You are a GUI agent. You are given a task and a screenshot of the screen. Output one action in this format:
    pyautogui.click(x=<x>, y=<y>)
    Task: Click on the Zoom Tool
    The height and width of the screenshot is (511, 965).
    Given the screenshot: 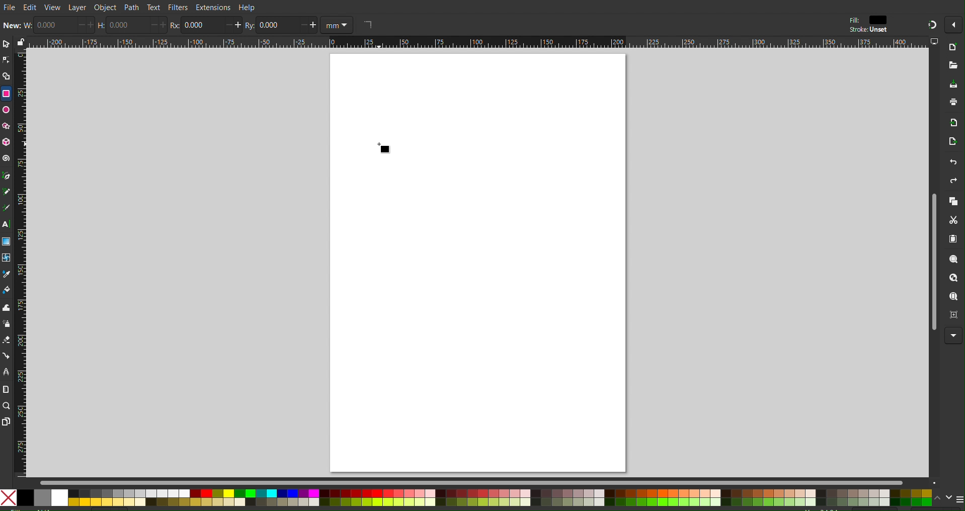 What is the action you would take?
    pyautogui.click(x=6, y=405)
    